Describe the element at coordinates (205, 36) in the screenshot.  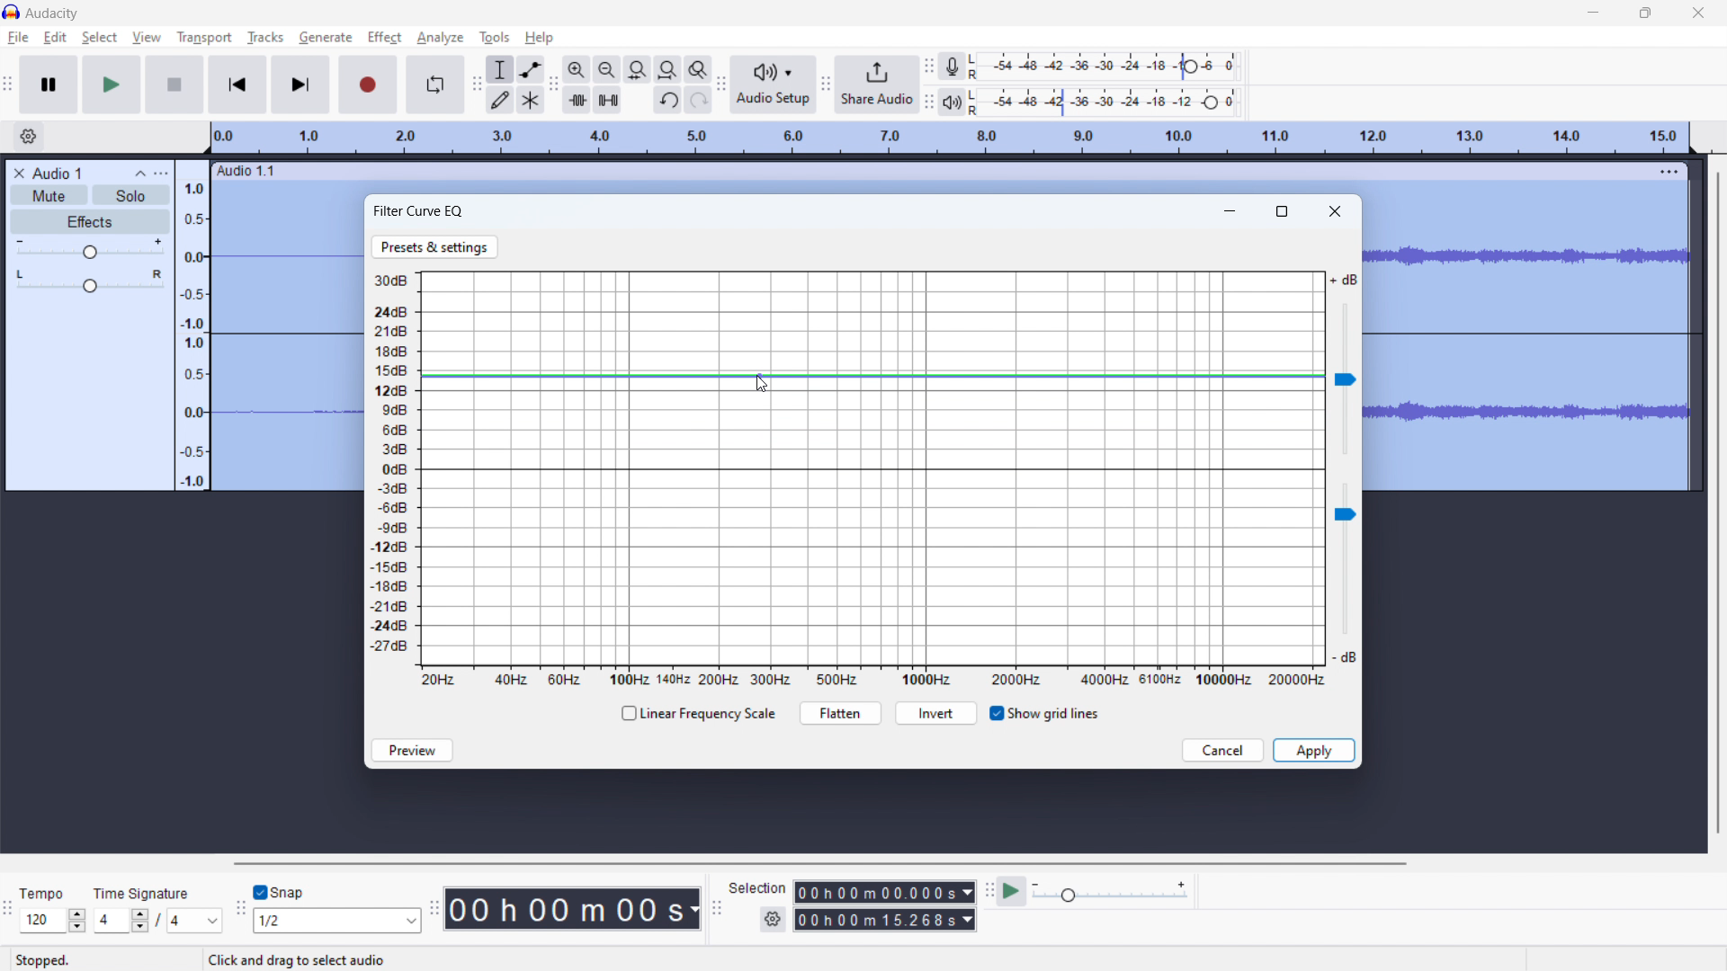
I see `transport` at that location.